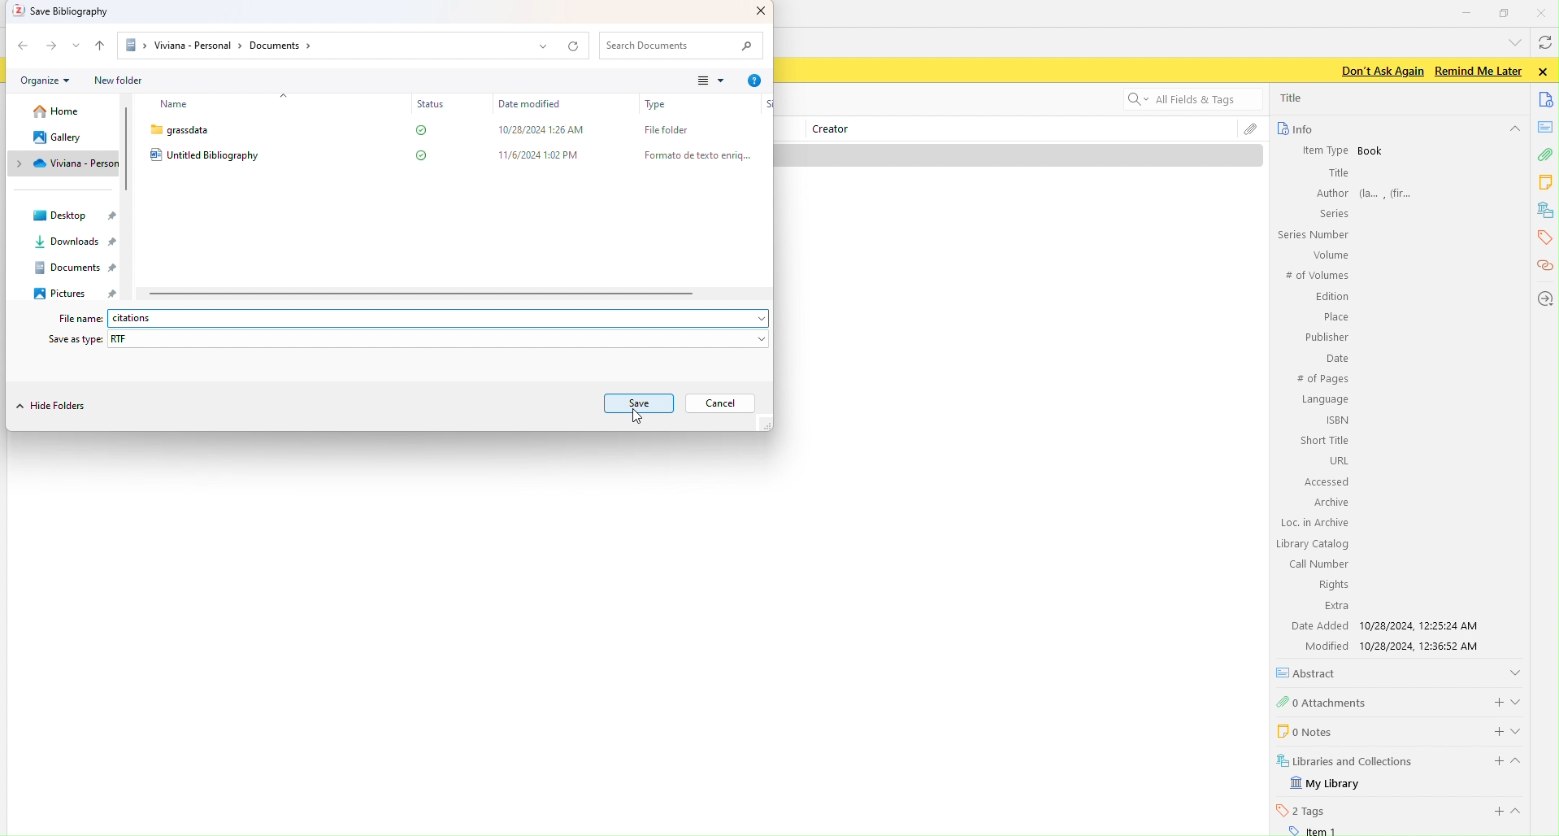  Describe the element at coordinates (422, 294) in the screenshot. I see `scroll` at that location.